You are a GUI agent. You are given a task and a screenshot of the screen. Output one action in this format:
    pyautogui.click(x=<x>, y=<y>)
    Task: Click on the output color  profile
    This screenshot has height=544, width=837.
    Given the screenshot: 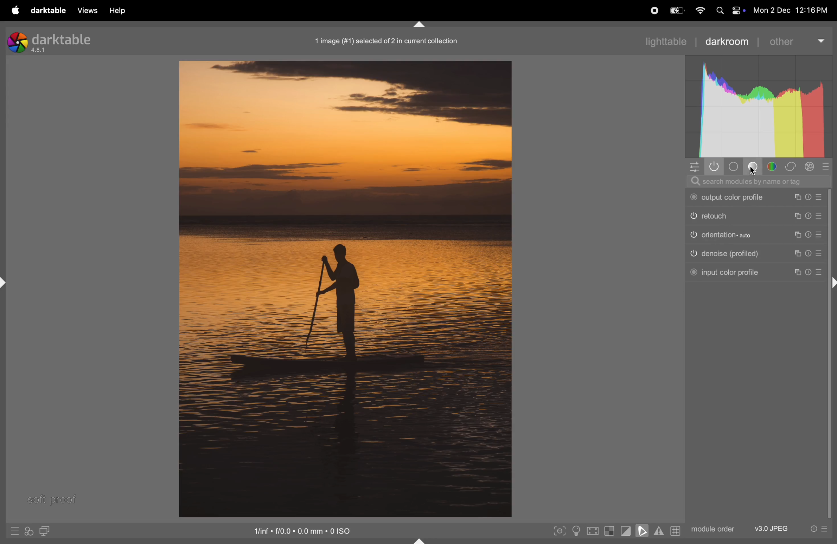 What is the action you would take?
    pyautogui.click(x=754, y=198)
    